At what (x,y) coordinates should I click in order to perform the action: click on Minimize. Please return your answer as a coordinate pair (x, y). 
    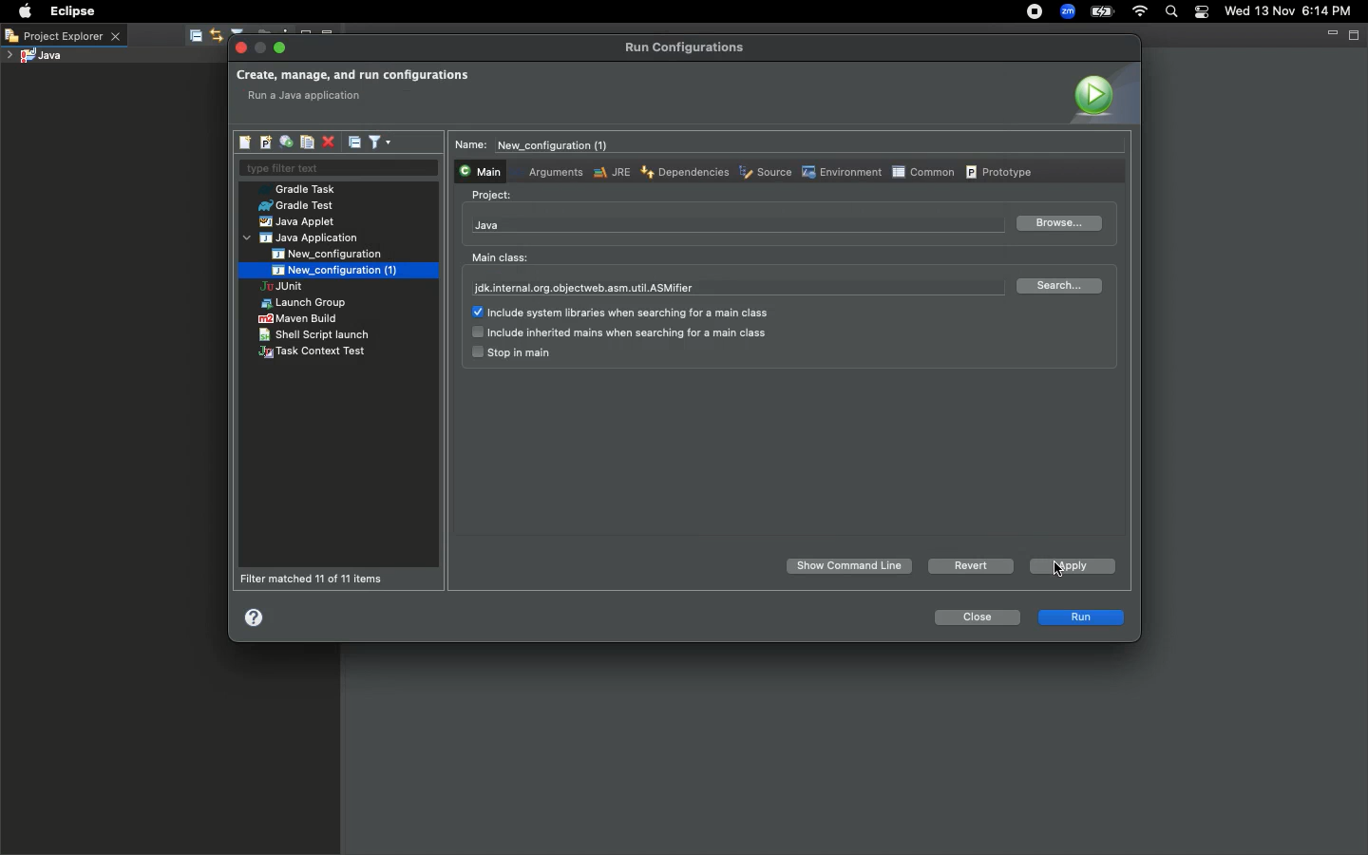
    Looking at the image, I should click on (1331, 33).